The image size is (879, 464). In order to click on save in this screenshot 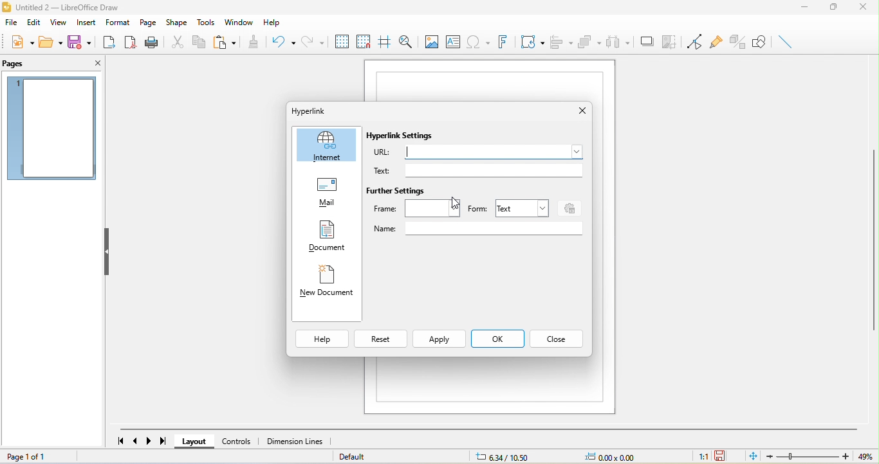, I will do `click(82, 42)`.